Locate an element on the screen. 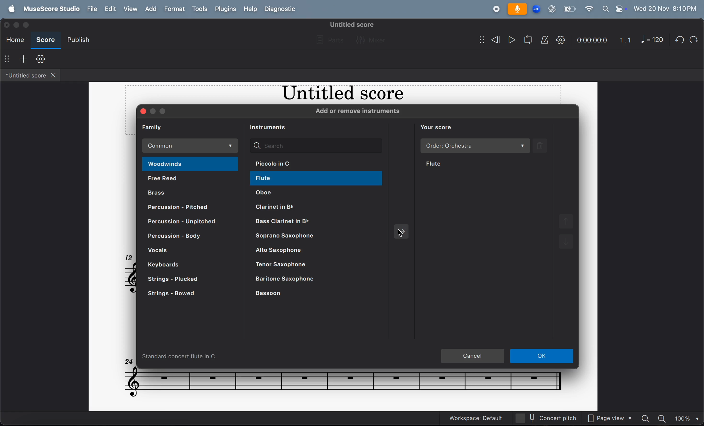  page view is located at coordinates (609, 418).